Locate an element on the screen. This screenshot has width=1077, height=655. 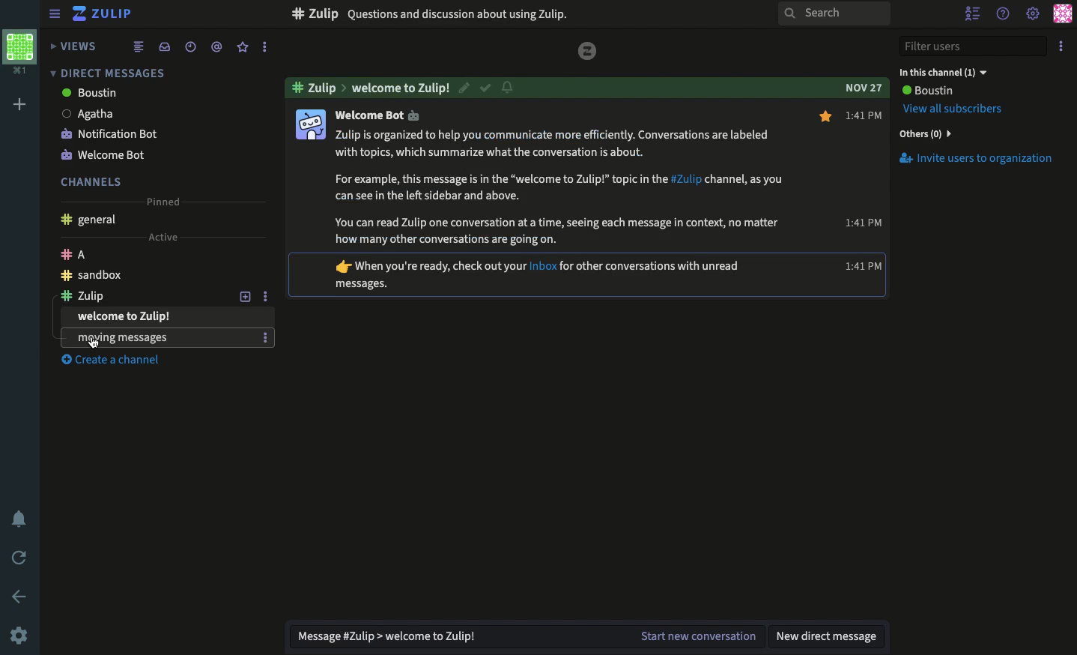
Search is located at coordinates (833, 14).